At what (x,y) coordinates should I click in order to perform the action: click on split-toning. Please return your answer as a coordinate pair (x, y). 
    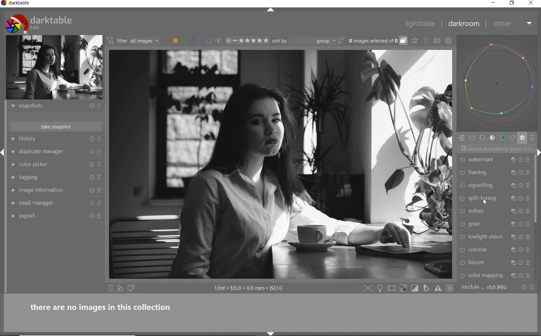
    Looking at the image, I should click on (487, 198).